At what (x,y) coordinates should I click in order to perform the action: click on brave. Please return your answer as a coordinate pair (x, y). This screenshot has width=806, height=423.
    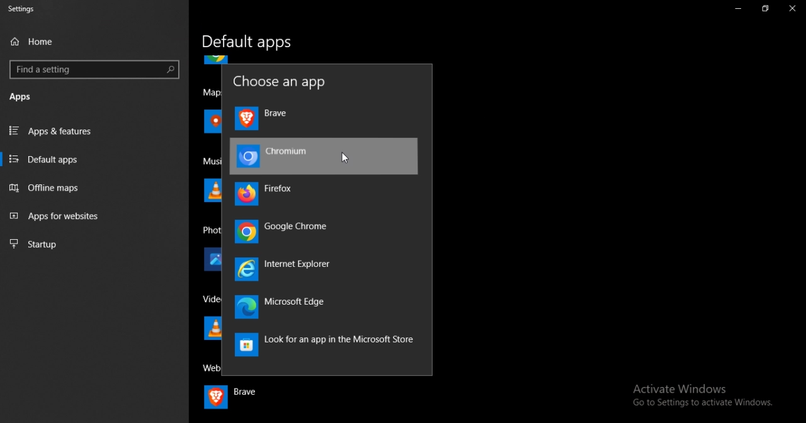
    Looking at the image, I should click on (232, 398).